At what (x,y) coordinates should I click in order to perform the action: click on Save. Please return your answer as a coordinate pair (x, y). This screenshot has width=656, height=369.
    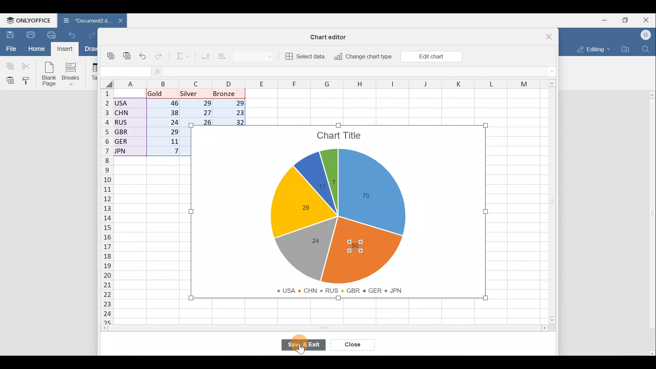
    Looking at the image, I should click on (9, 35).